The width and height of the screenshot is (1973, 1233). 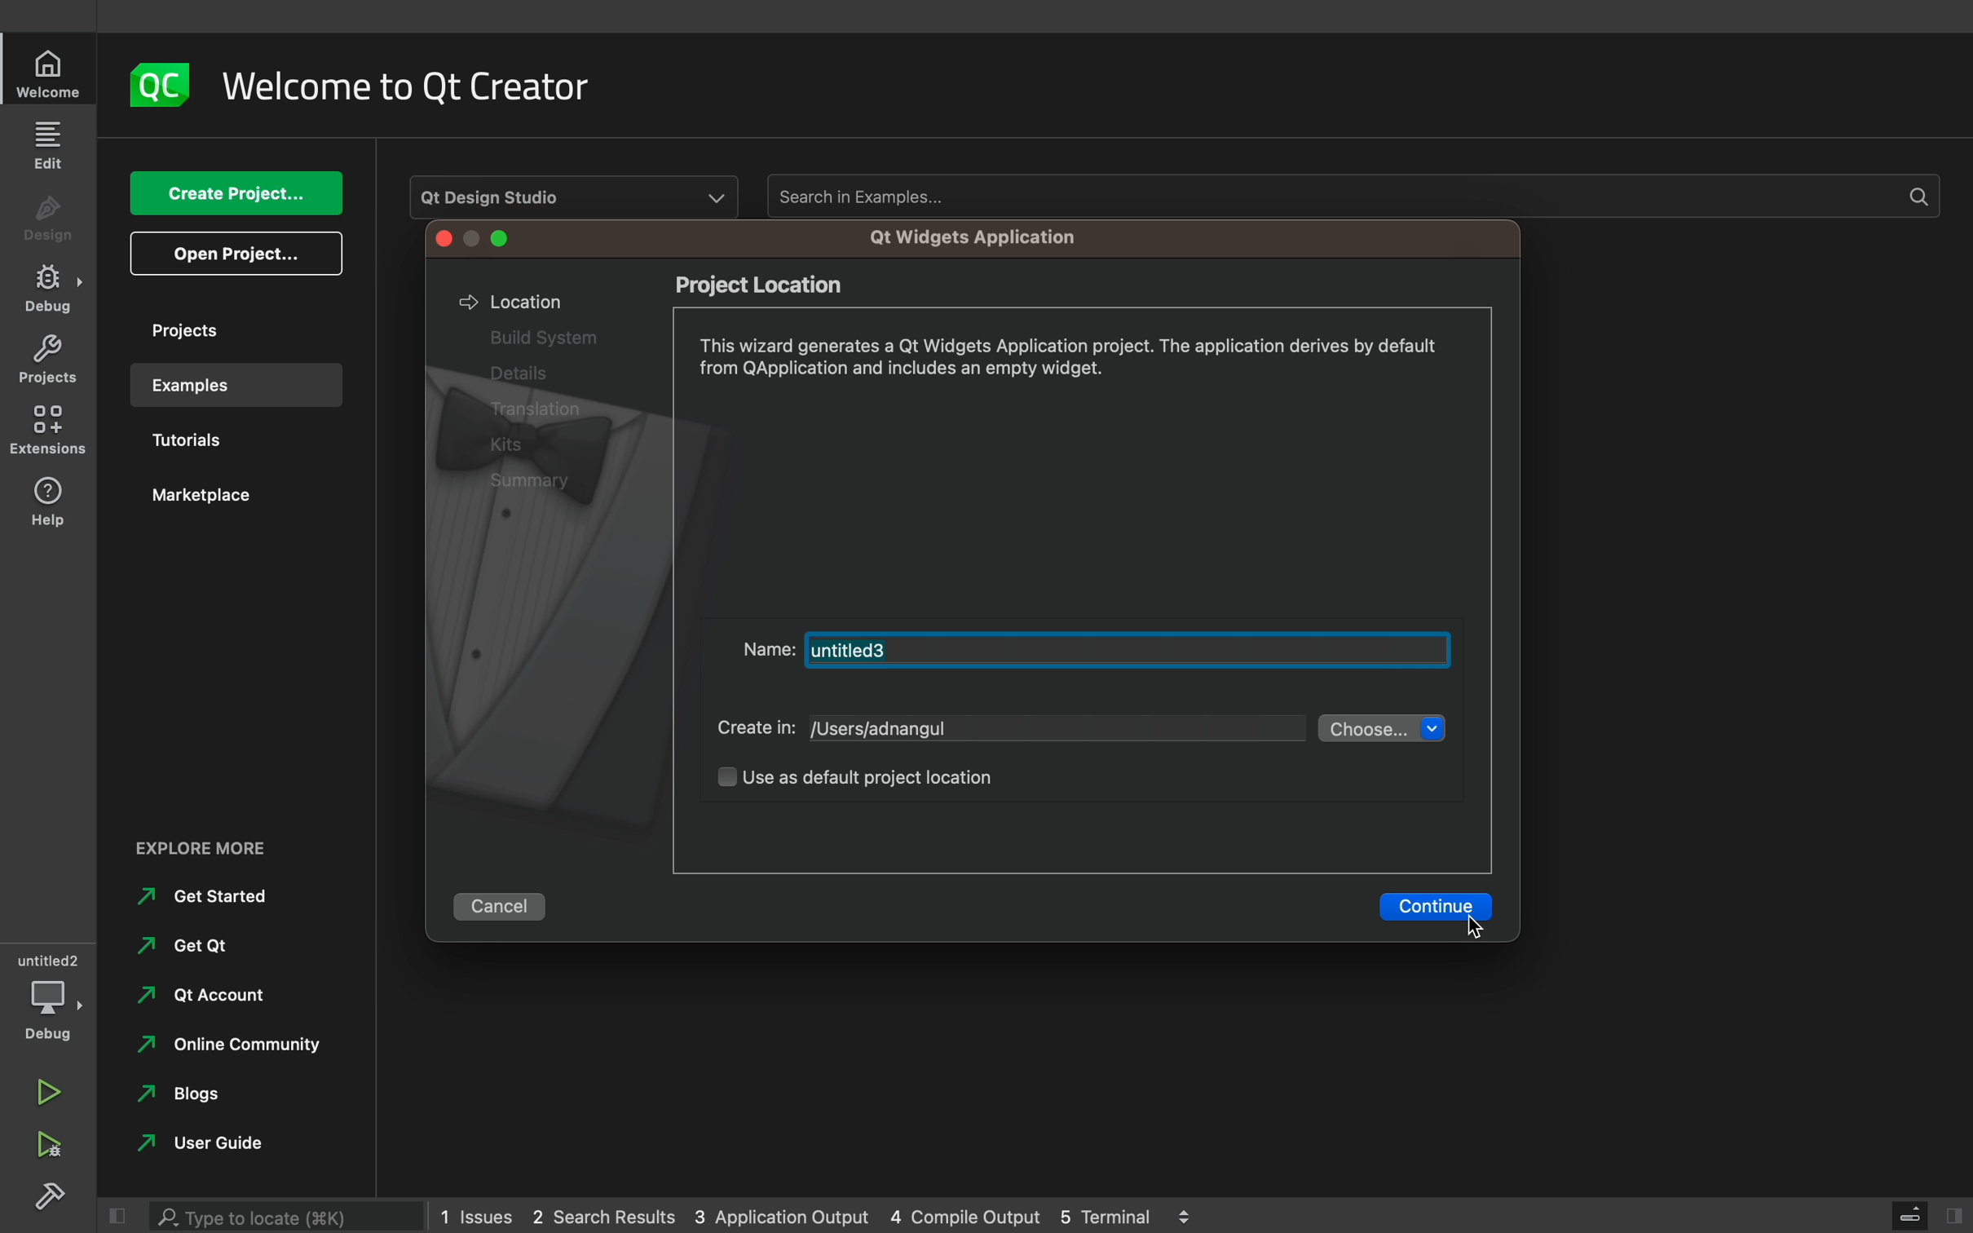 I want to click on close bar, so click(x=1927, y=1211).